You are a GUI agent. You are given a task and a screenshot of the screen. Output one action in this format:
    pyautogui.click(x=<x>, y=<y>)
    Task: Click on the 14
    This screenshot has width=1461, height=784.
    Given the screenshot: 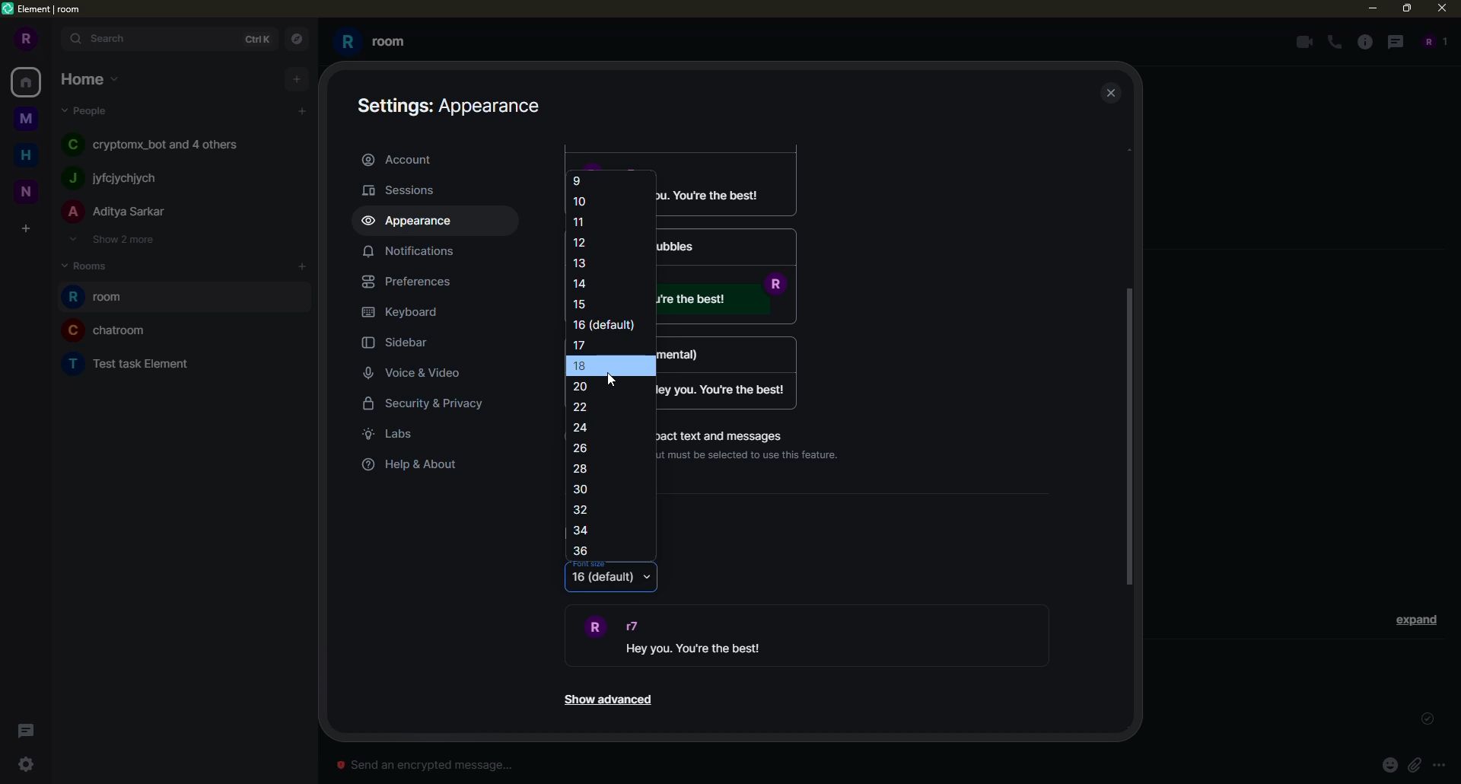 What is the action you would take?
    pyautogui.click(x=581, y=282)
    